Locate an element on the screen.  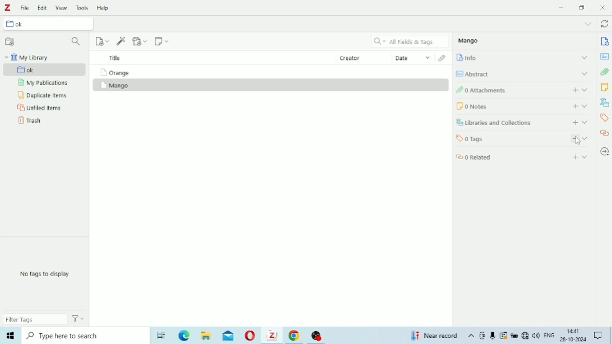
Help is located at coordinates (103, 8).